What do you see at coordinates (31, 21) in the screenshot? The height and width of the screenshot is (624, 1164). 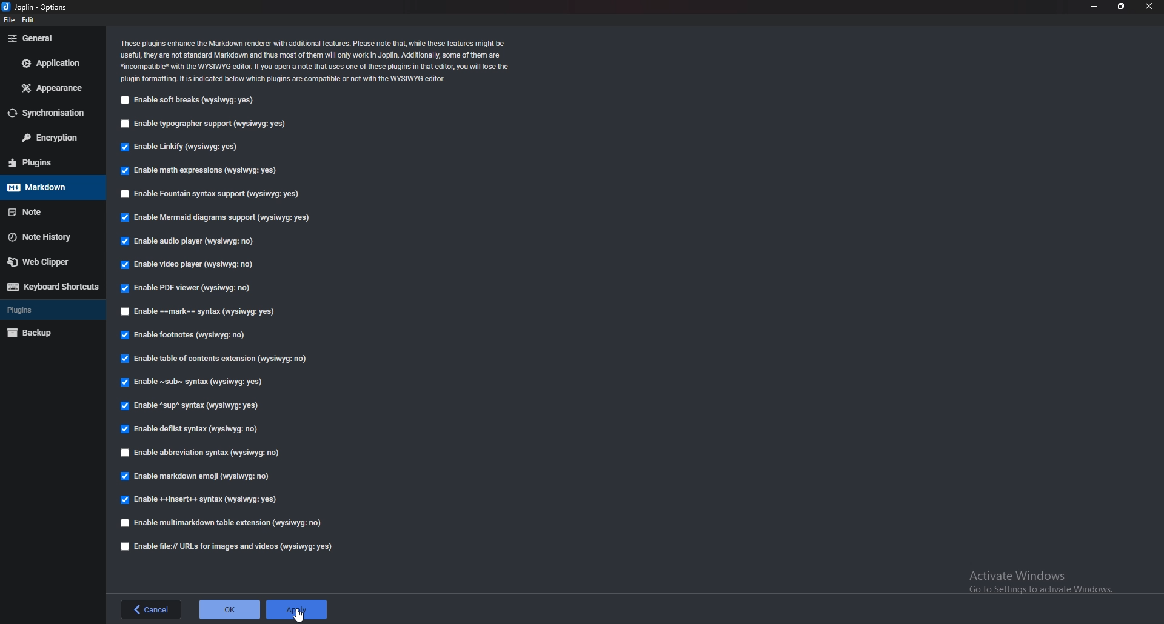 I see `edit` at bounding box center [31, 21].